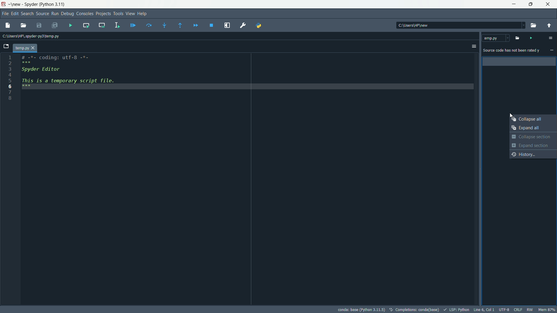  I want to click on edit menu, so click(15, 14).